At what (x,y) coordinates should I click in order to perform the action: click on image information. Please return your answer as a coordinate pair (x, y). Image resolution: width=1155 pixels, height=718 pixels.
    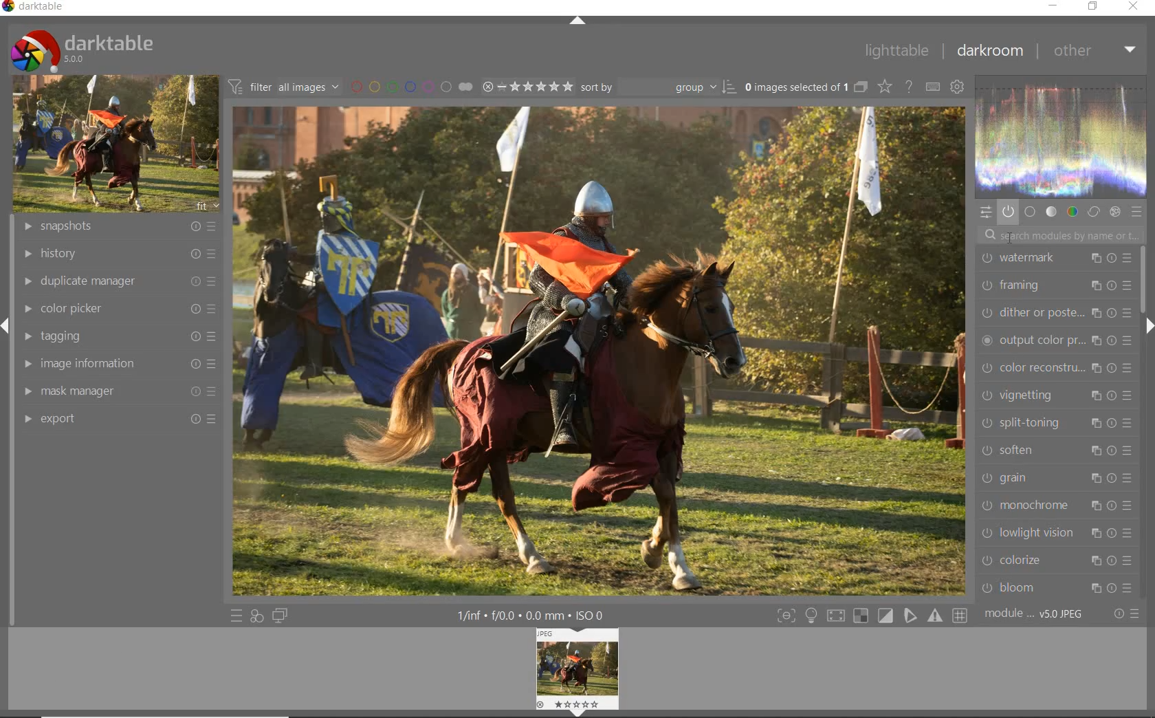
    Looking at the image, I should click on (116, 364).